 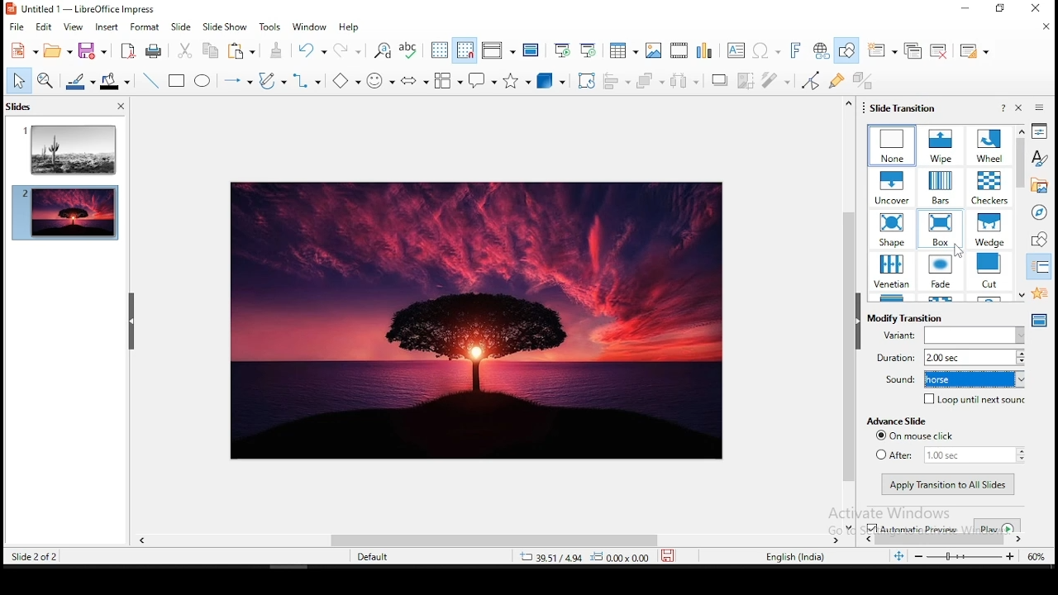 I want to click on edit, so click(x=45, y=28).